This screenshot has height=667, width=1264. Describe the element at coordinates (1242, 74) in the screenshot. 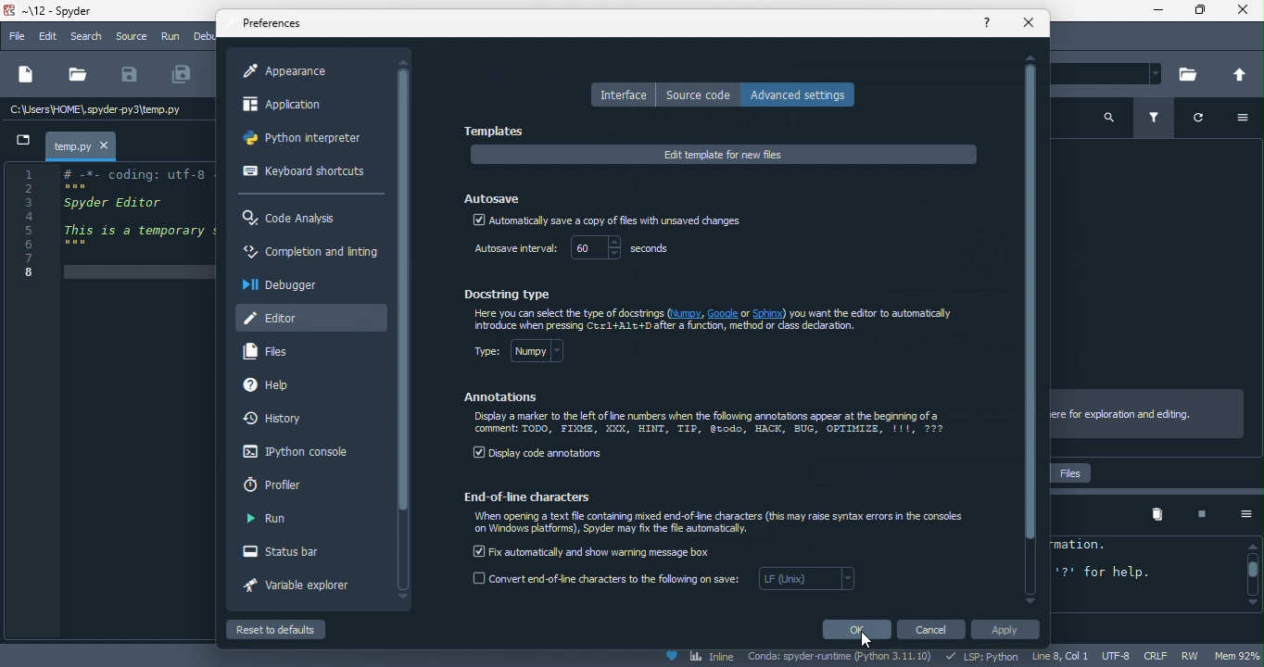

I see `` at that location.